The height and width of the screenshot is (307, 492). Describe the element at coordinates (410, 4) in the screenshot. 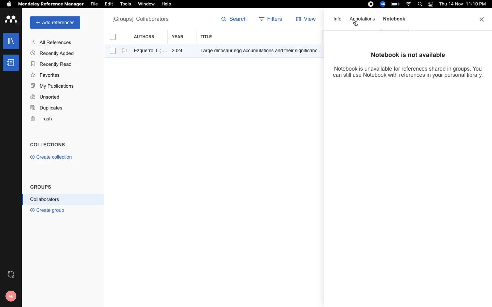

I see `wifi` at that location.